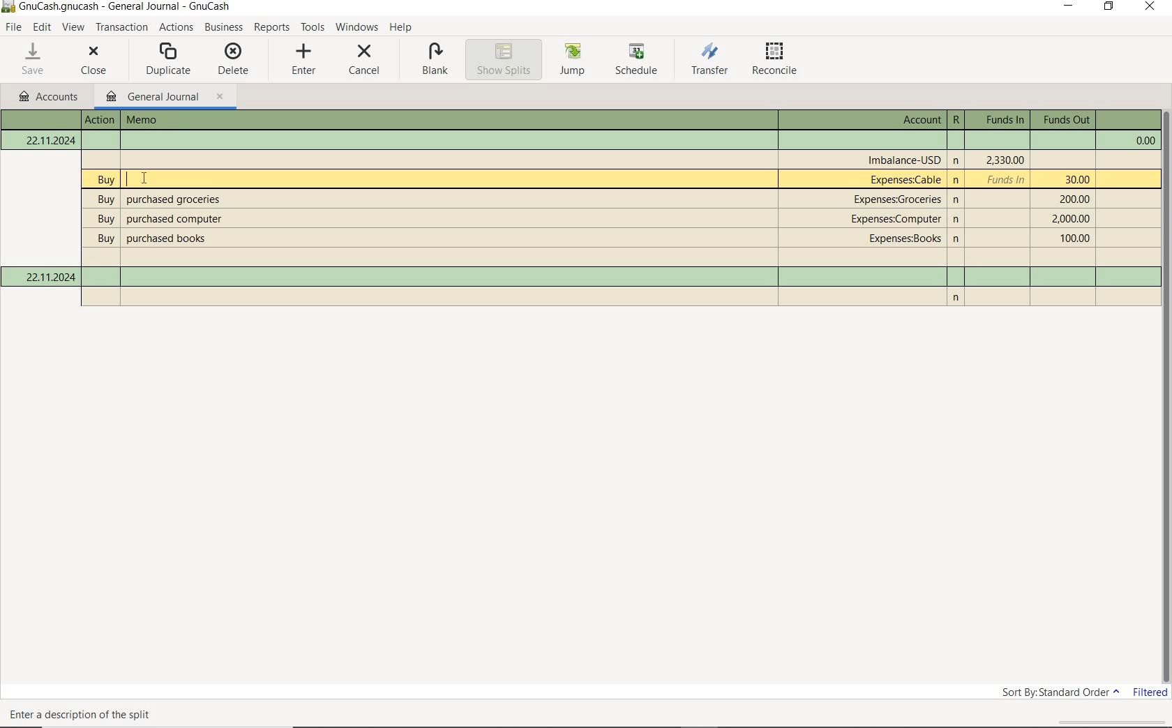 This screenshot has width=1172, height=728. I want to click on Text, so click(100, 120).